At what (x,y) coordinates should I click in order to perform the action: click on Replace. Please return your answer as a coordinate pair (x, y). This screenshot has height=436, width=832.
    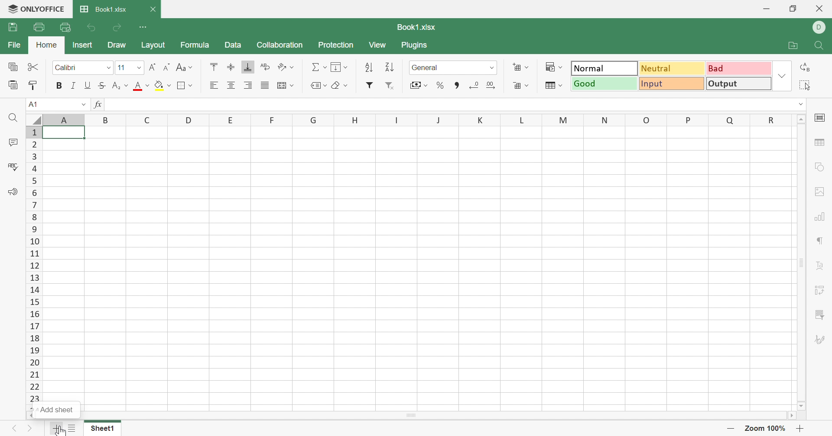
    Looking at the image, I should click on (803, 68).